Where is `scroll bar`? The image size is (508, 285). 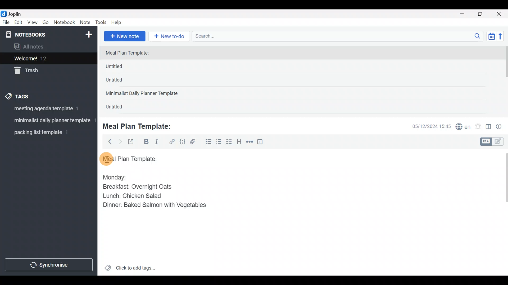
scroll bar is located at coordinates (505, 80).